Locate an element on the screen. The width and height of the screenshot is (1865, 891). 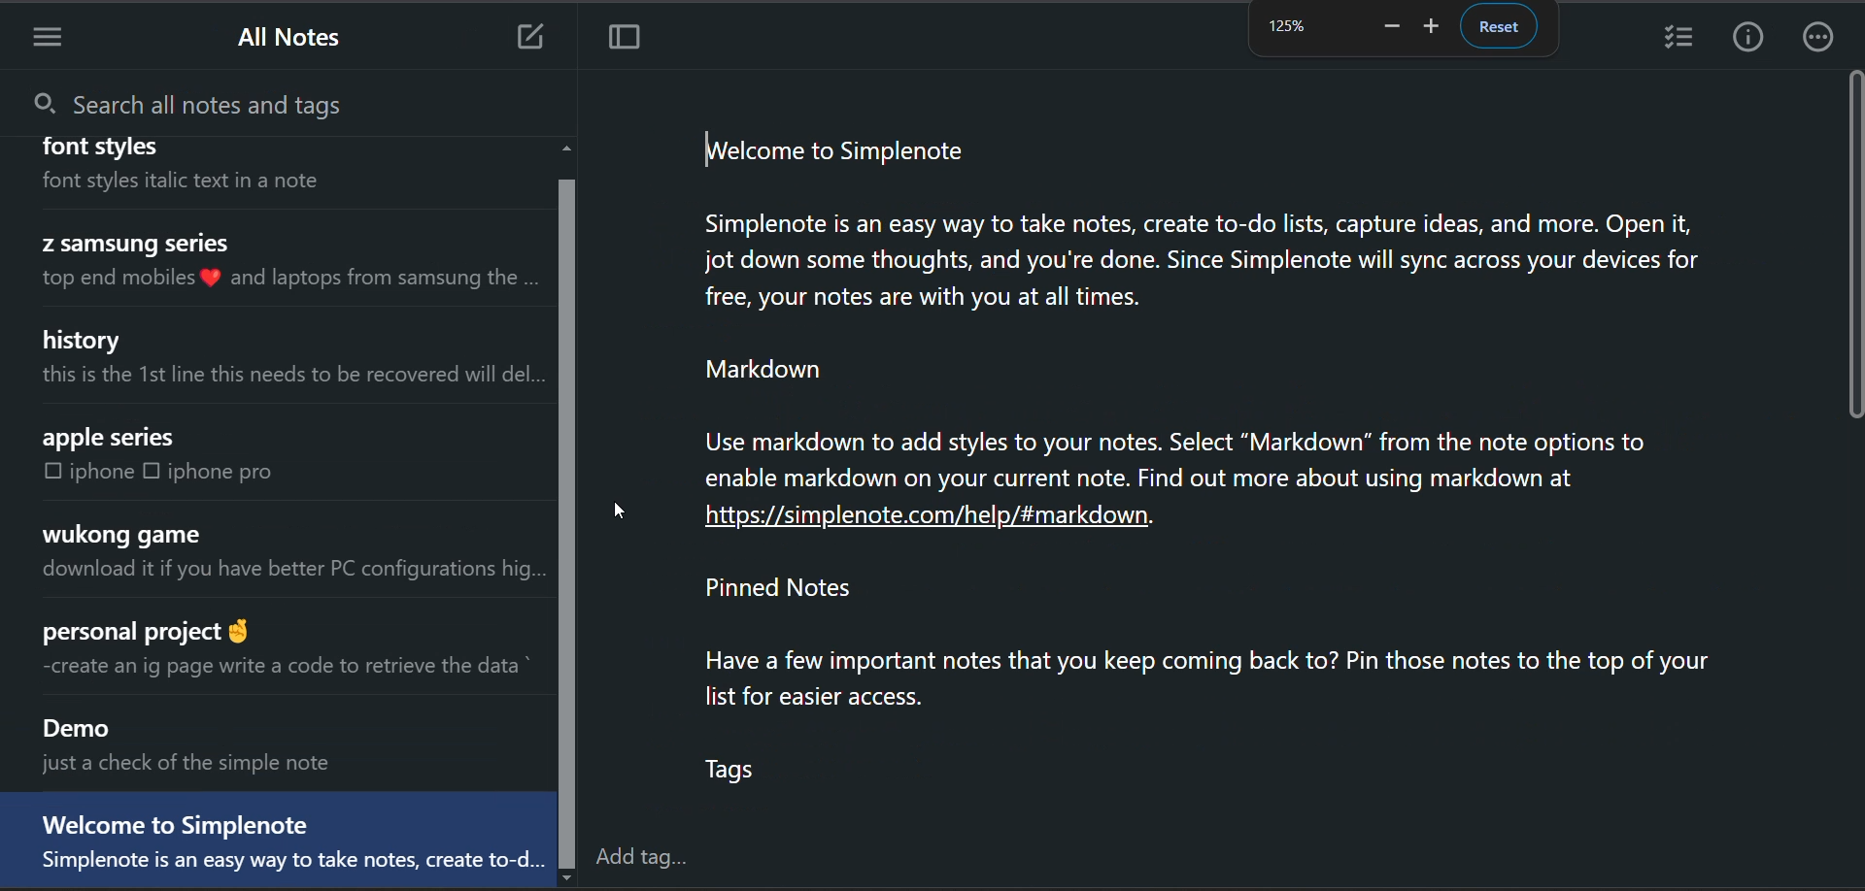
font stvles is located at coordinates (98, 142).